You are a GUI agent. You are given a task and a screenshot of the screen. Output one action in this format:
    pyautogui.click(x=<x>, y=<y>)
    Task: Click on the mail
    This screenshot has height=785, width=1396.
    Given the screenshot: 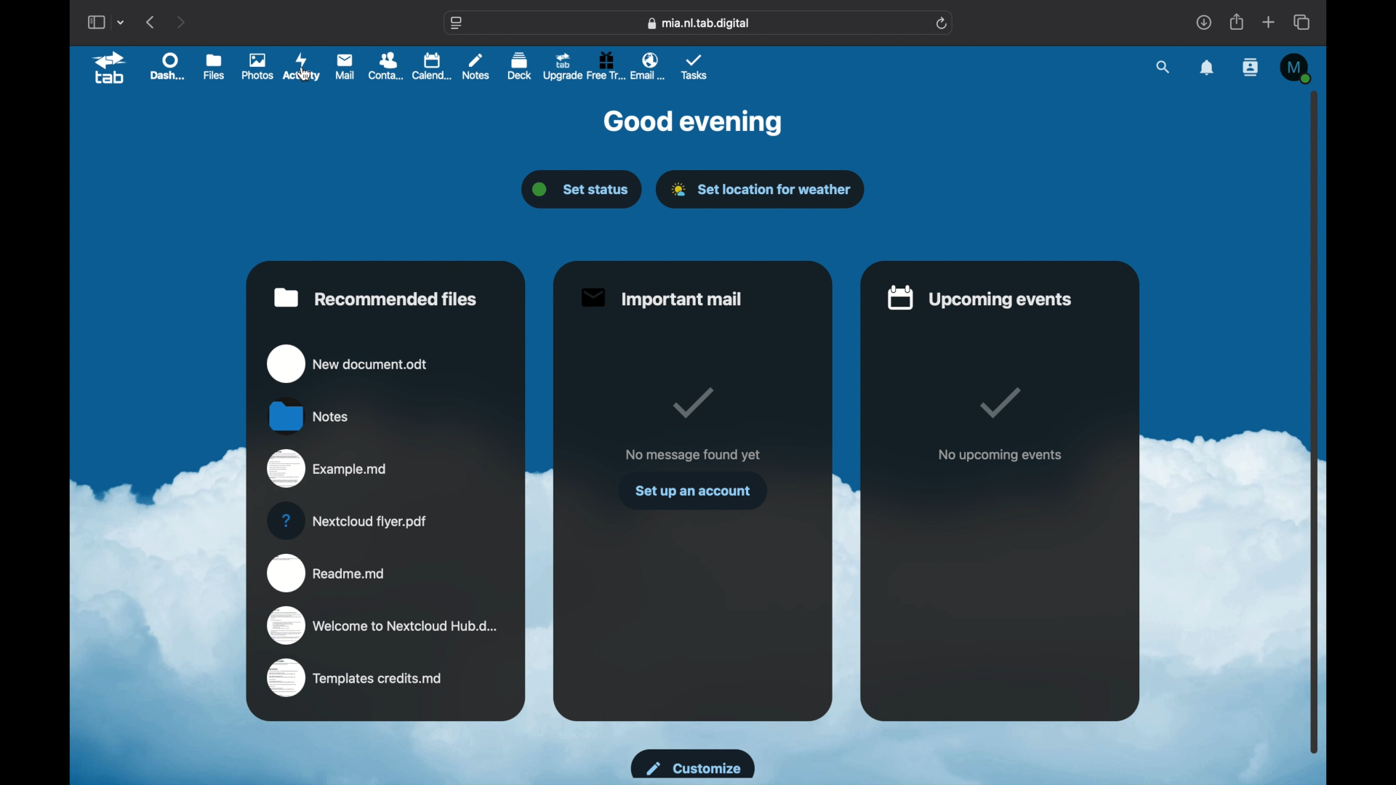 What is the action you would take?
    pyautogui.click(x=346, y=67)
    